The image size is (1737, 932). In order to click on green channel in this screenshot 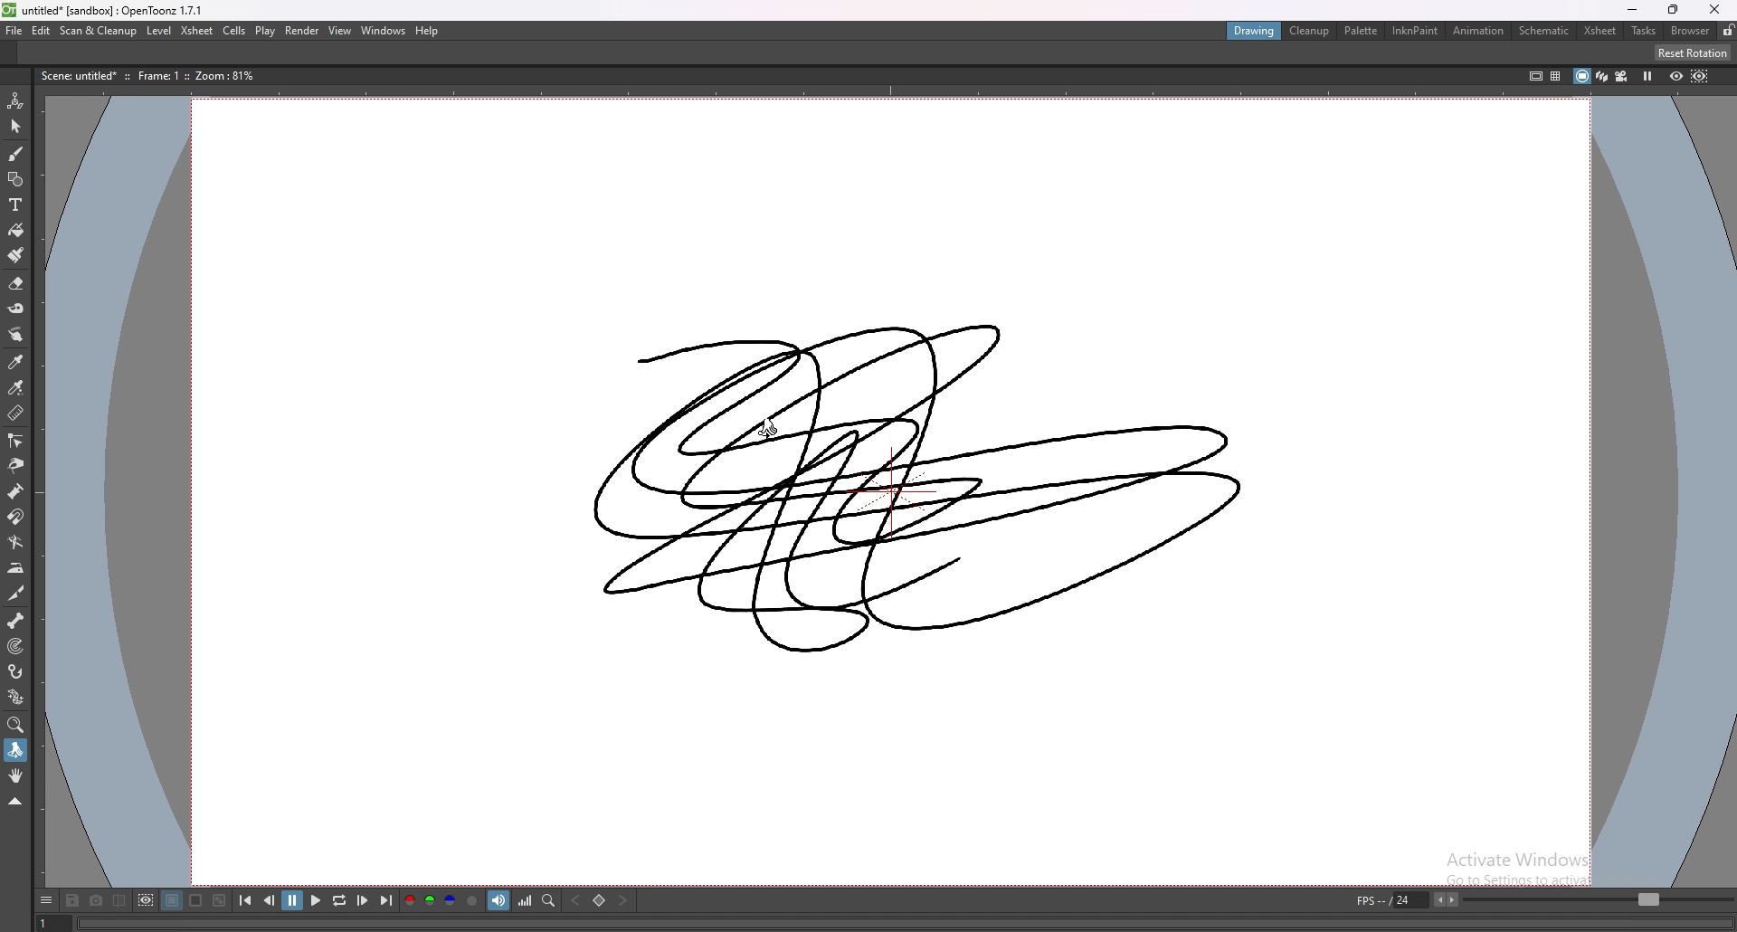, I will do `click(431, 900)`.